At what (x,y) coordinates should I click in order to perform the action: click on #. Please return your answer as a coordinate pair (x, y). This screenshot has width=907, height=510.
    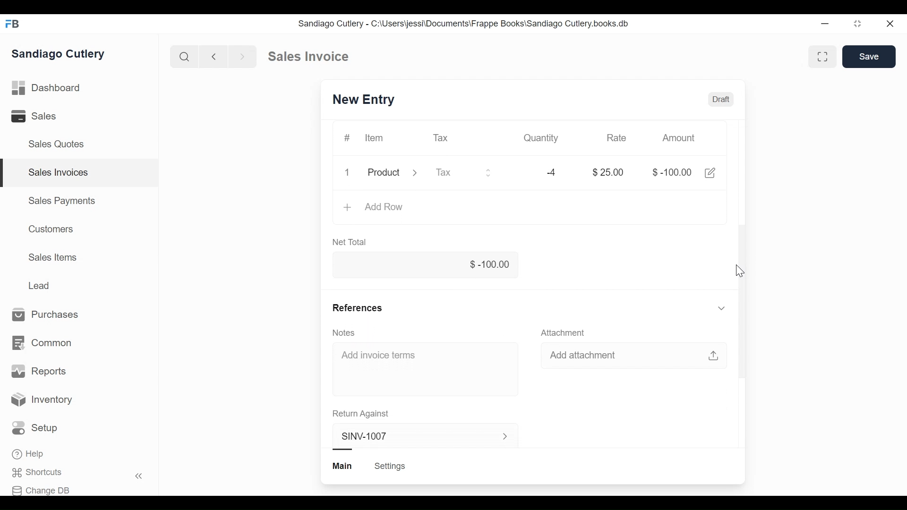
    Looking at the image, I should click on (346, 138).